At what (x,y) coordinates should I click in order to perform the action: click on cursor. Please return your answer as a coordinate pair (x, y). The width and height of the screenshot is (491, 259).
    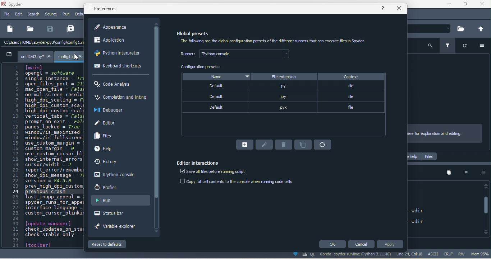
    Looking at the image, I should click on (76, 57).